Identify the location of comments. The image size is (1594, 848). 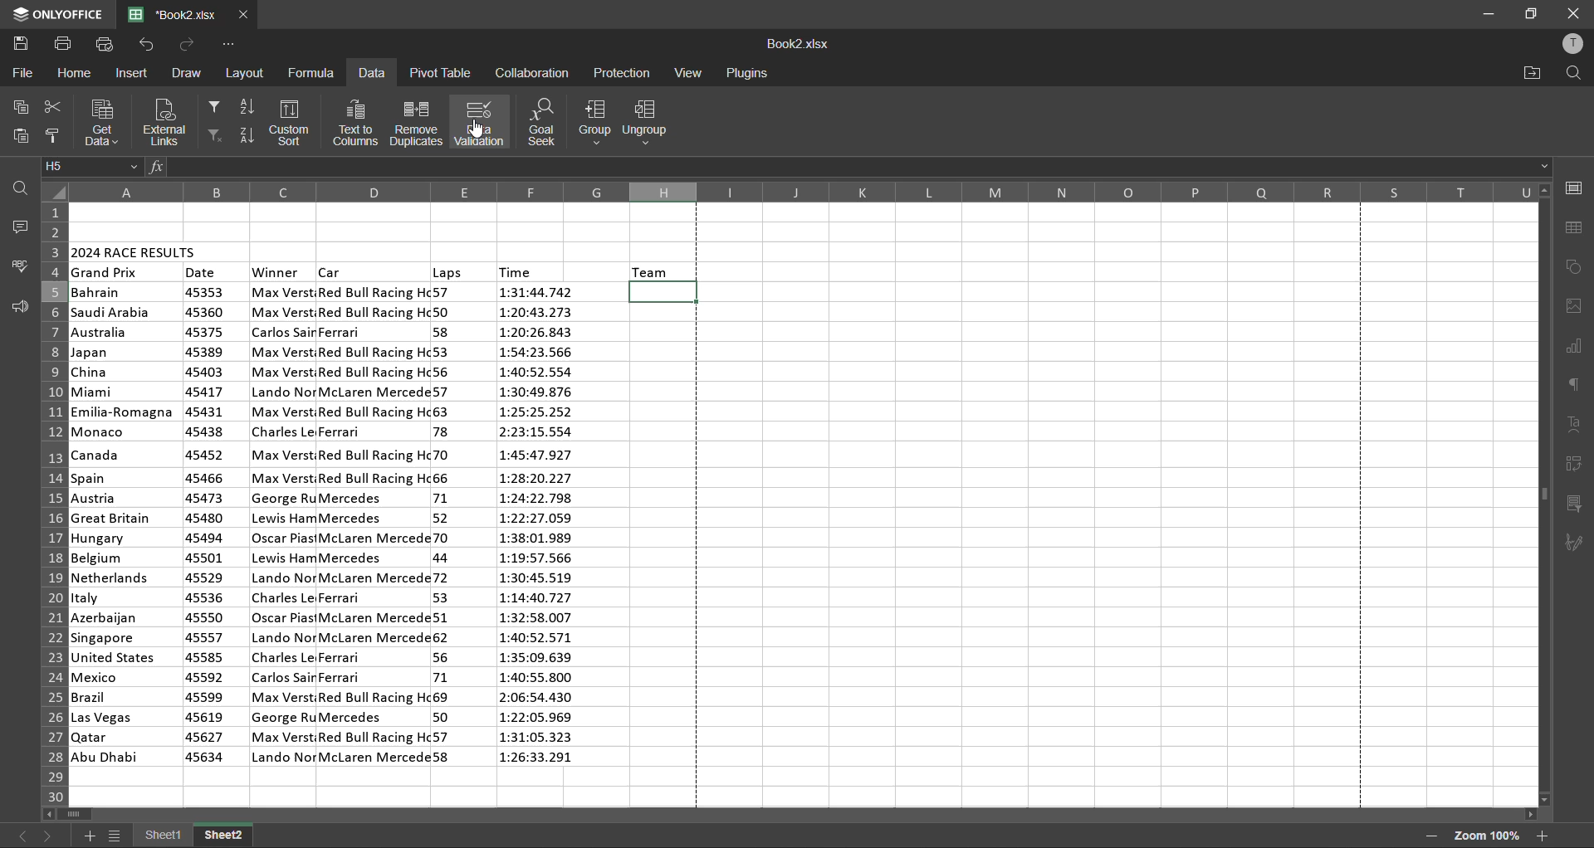
(17, 227).